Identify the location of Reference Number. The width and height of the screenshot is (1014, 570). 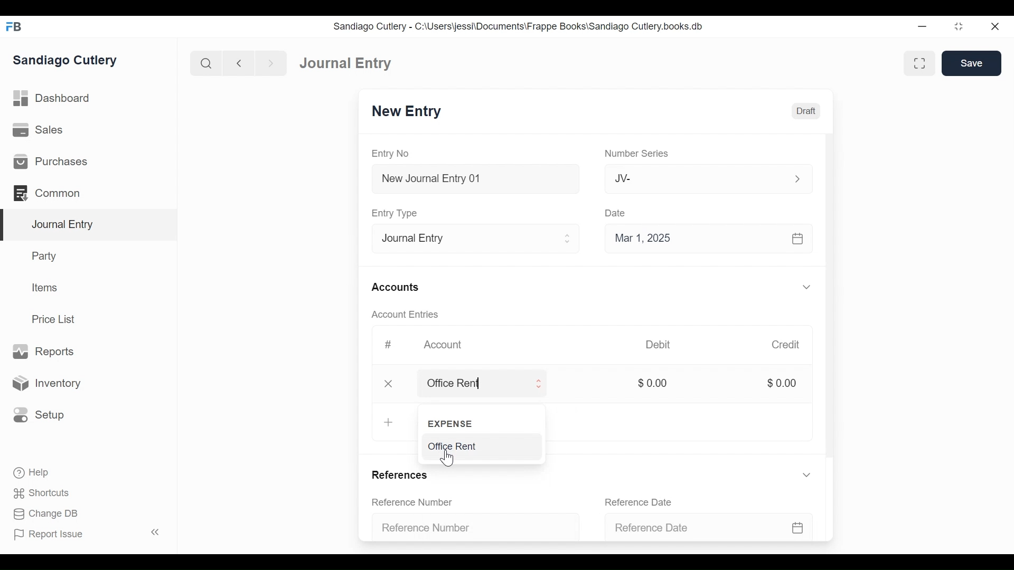
(474, 528).